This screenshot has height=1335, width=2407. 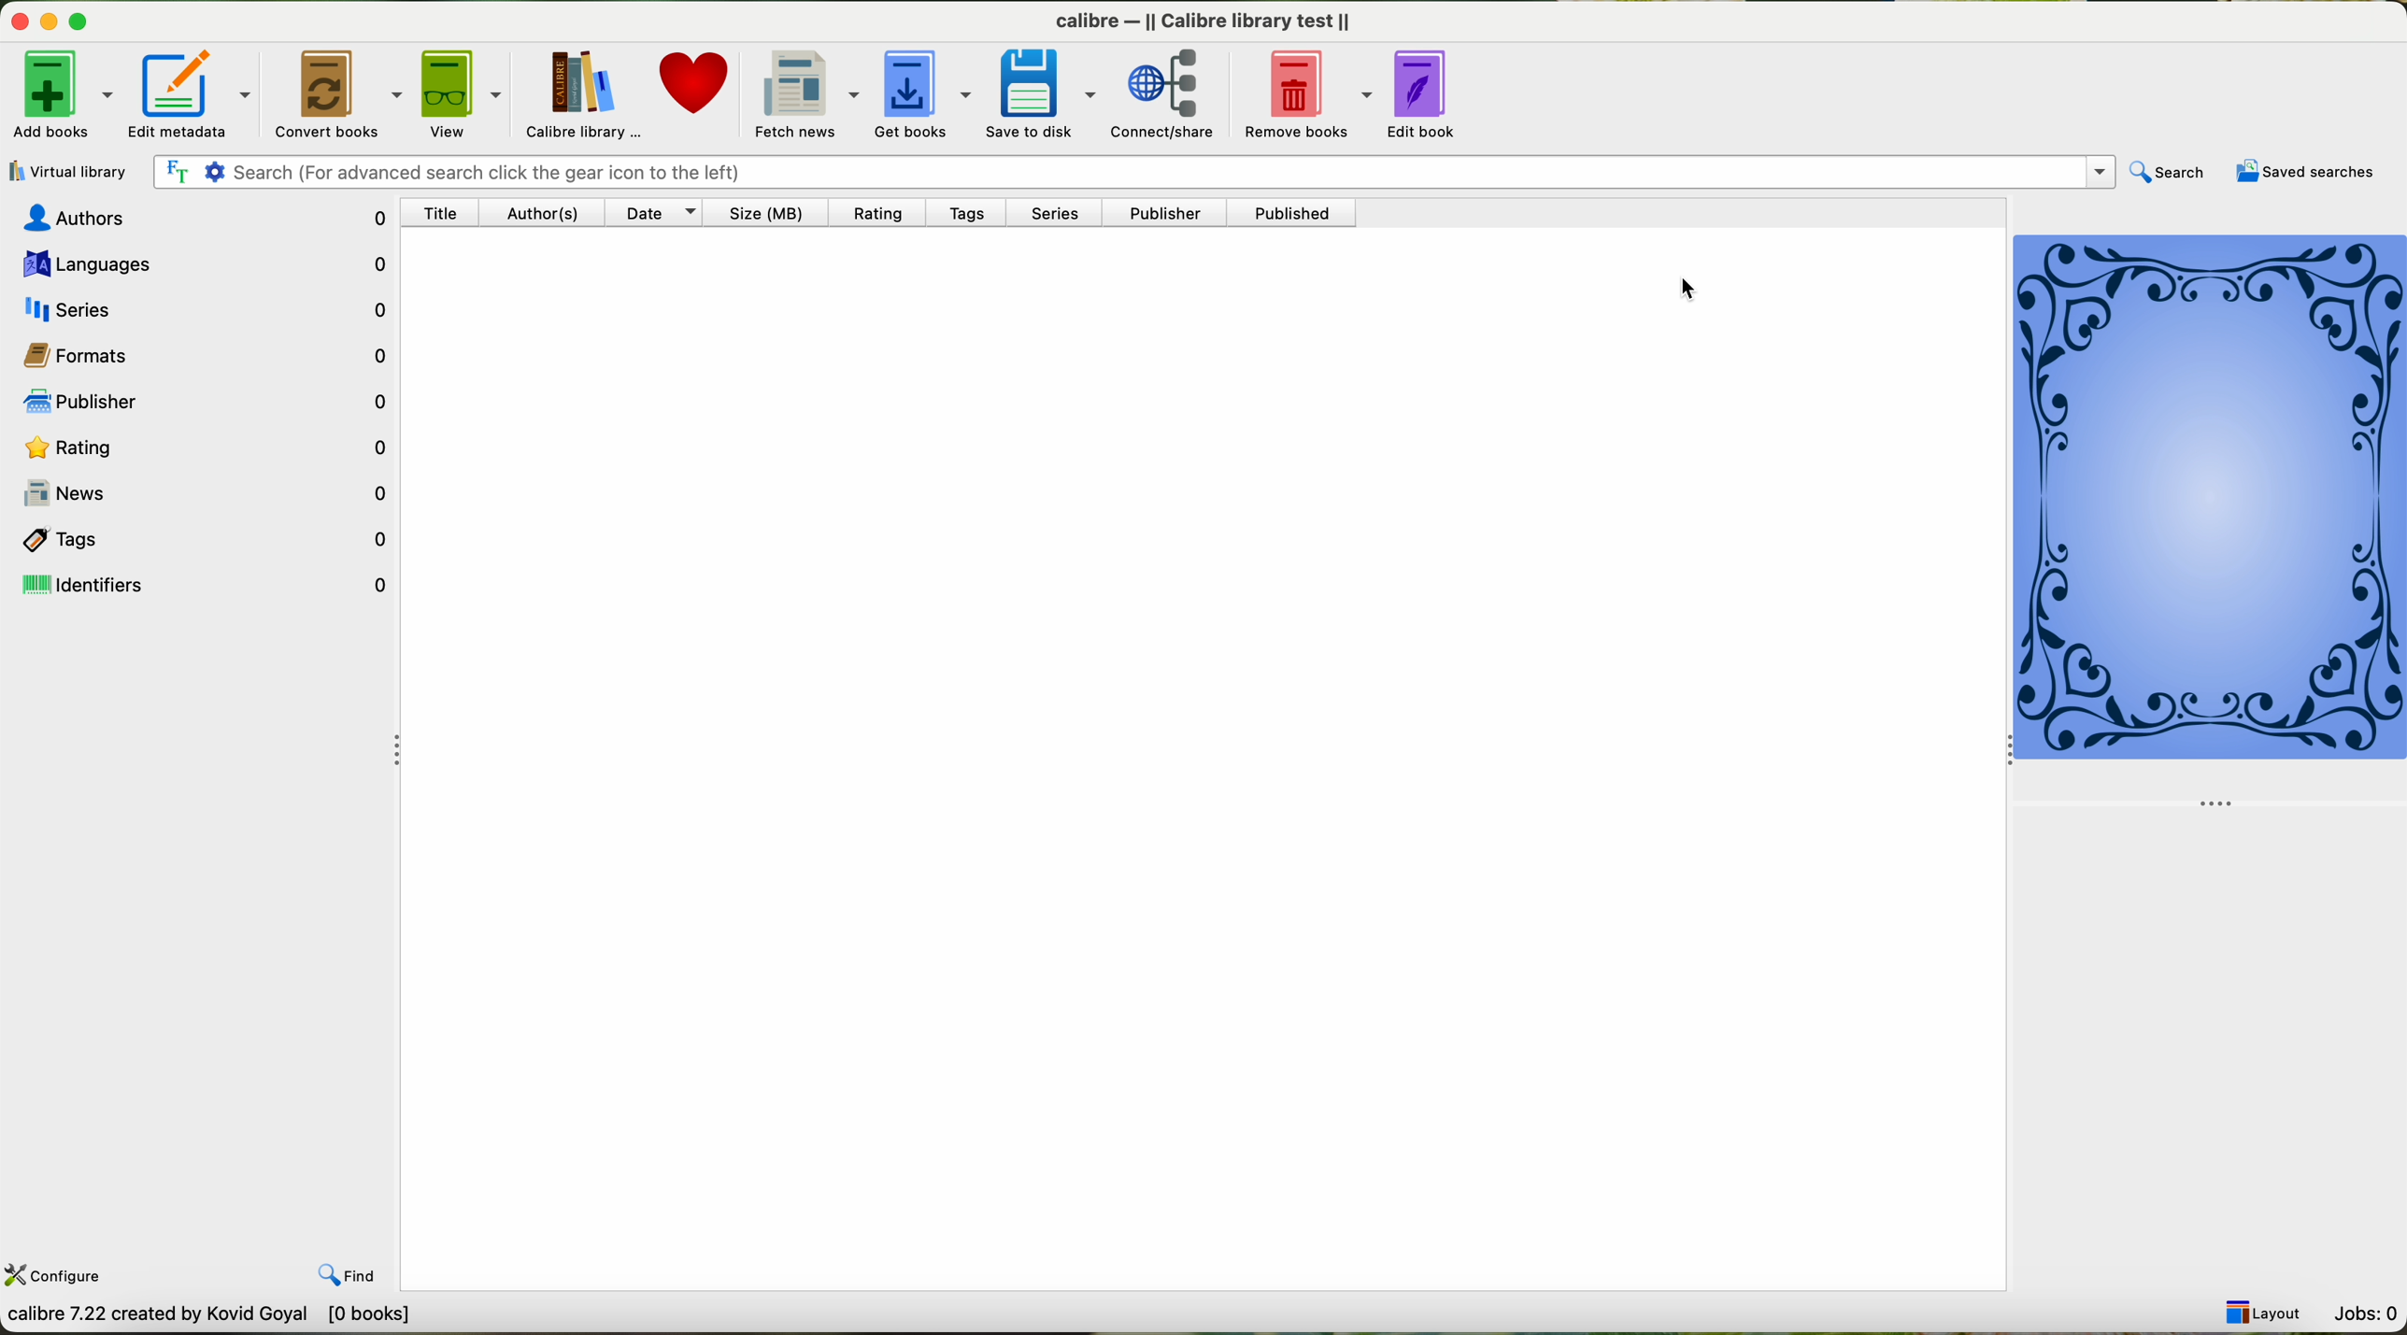 I want to click on published, so click(x=1289, y=215).